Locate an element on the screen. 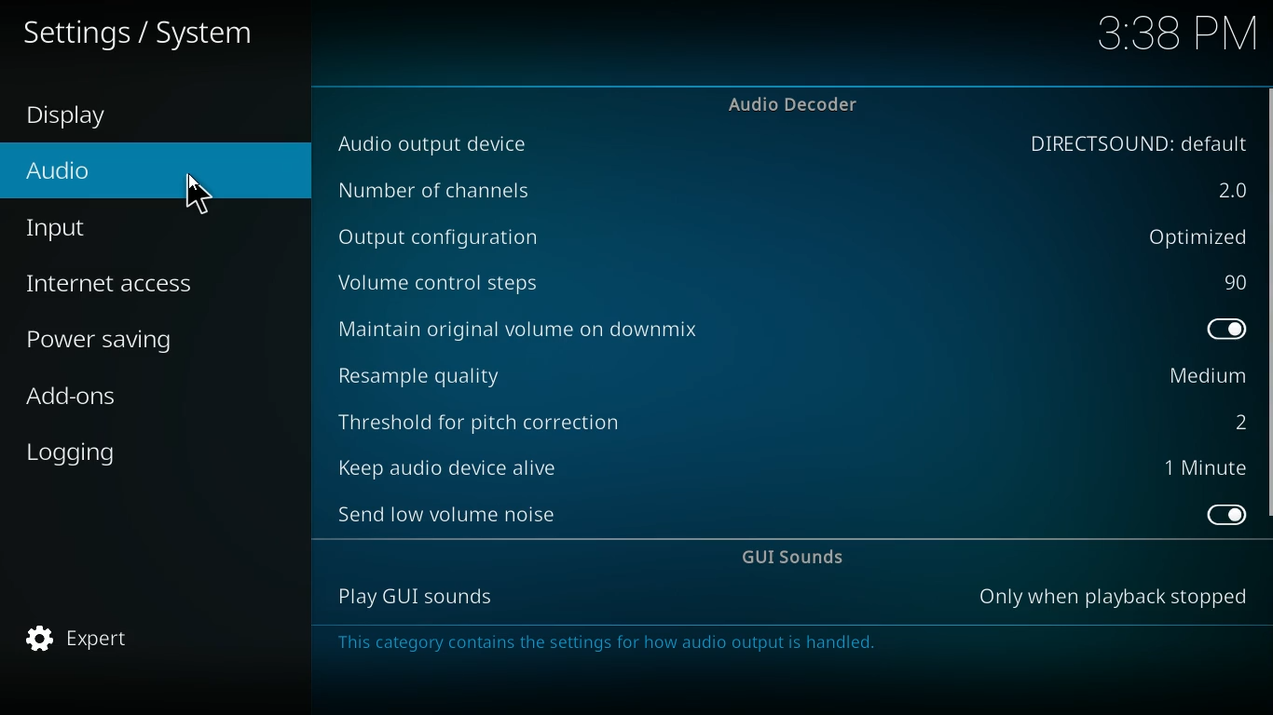 Image resolution: width=1273 pixels, height=715 pixels. logging is located at coordinates (127, 449).